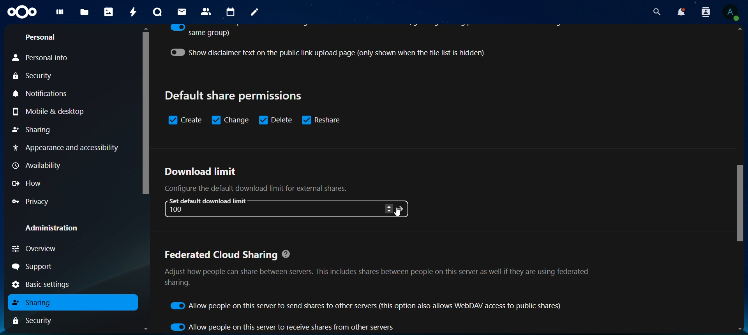 This screenshot has height=335, width=748. I want to click on Scrollbar, so click(144, 180).